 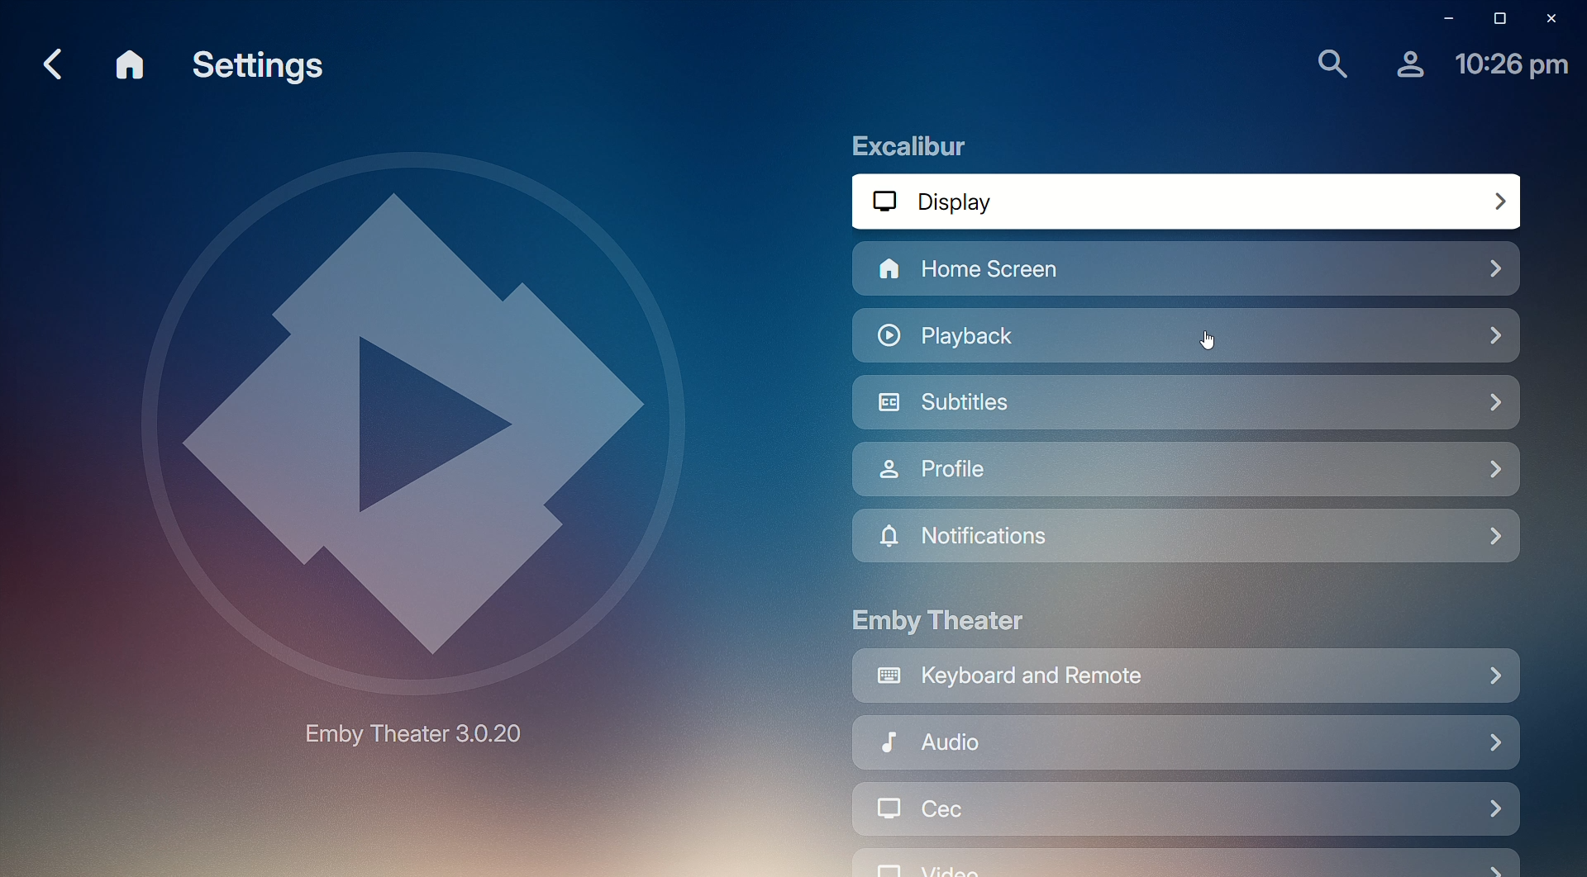 What do you see at coordinates (1211, 343) in the screenshot?
I see `cursor` at bounding box center [1211, 343].